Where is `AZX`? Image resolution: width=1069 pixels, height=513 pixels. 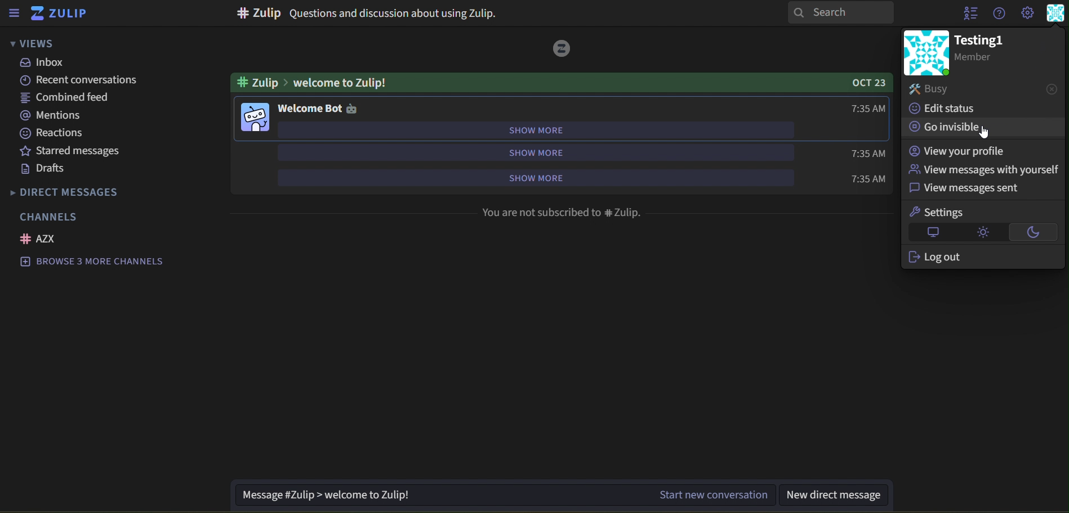 AZX is located at coordinates (41, 239).